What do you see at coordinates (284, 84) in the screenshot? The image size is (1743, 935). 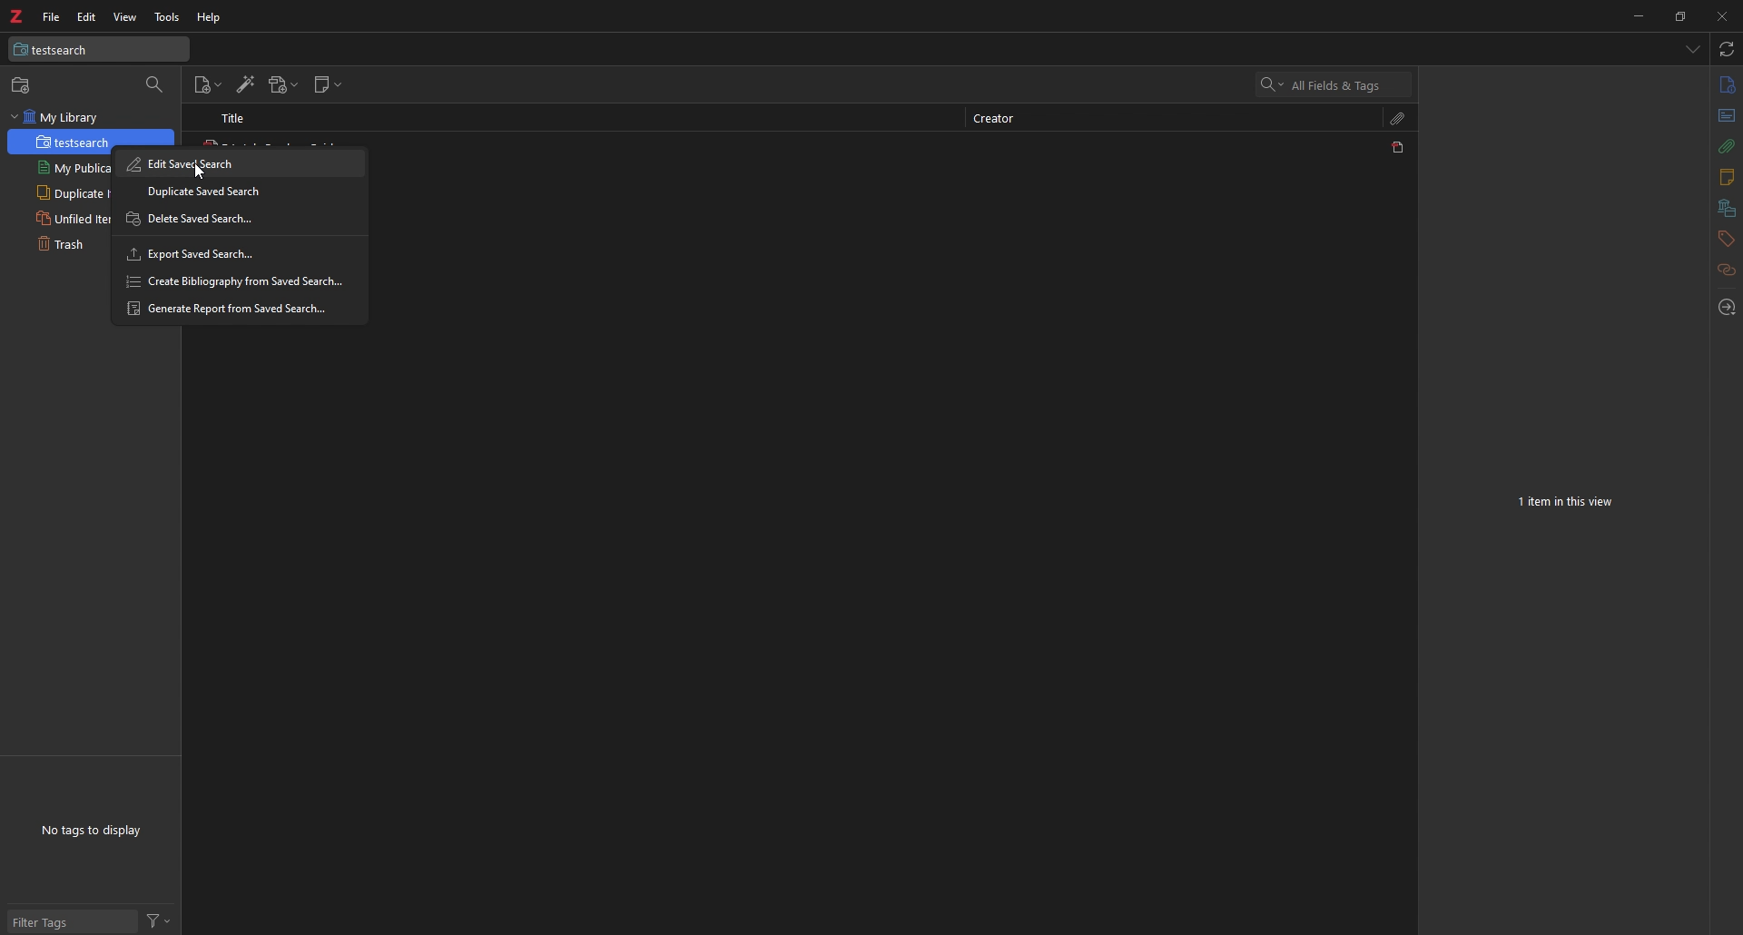 I see `add attachment` at bounding box center [284, 84].